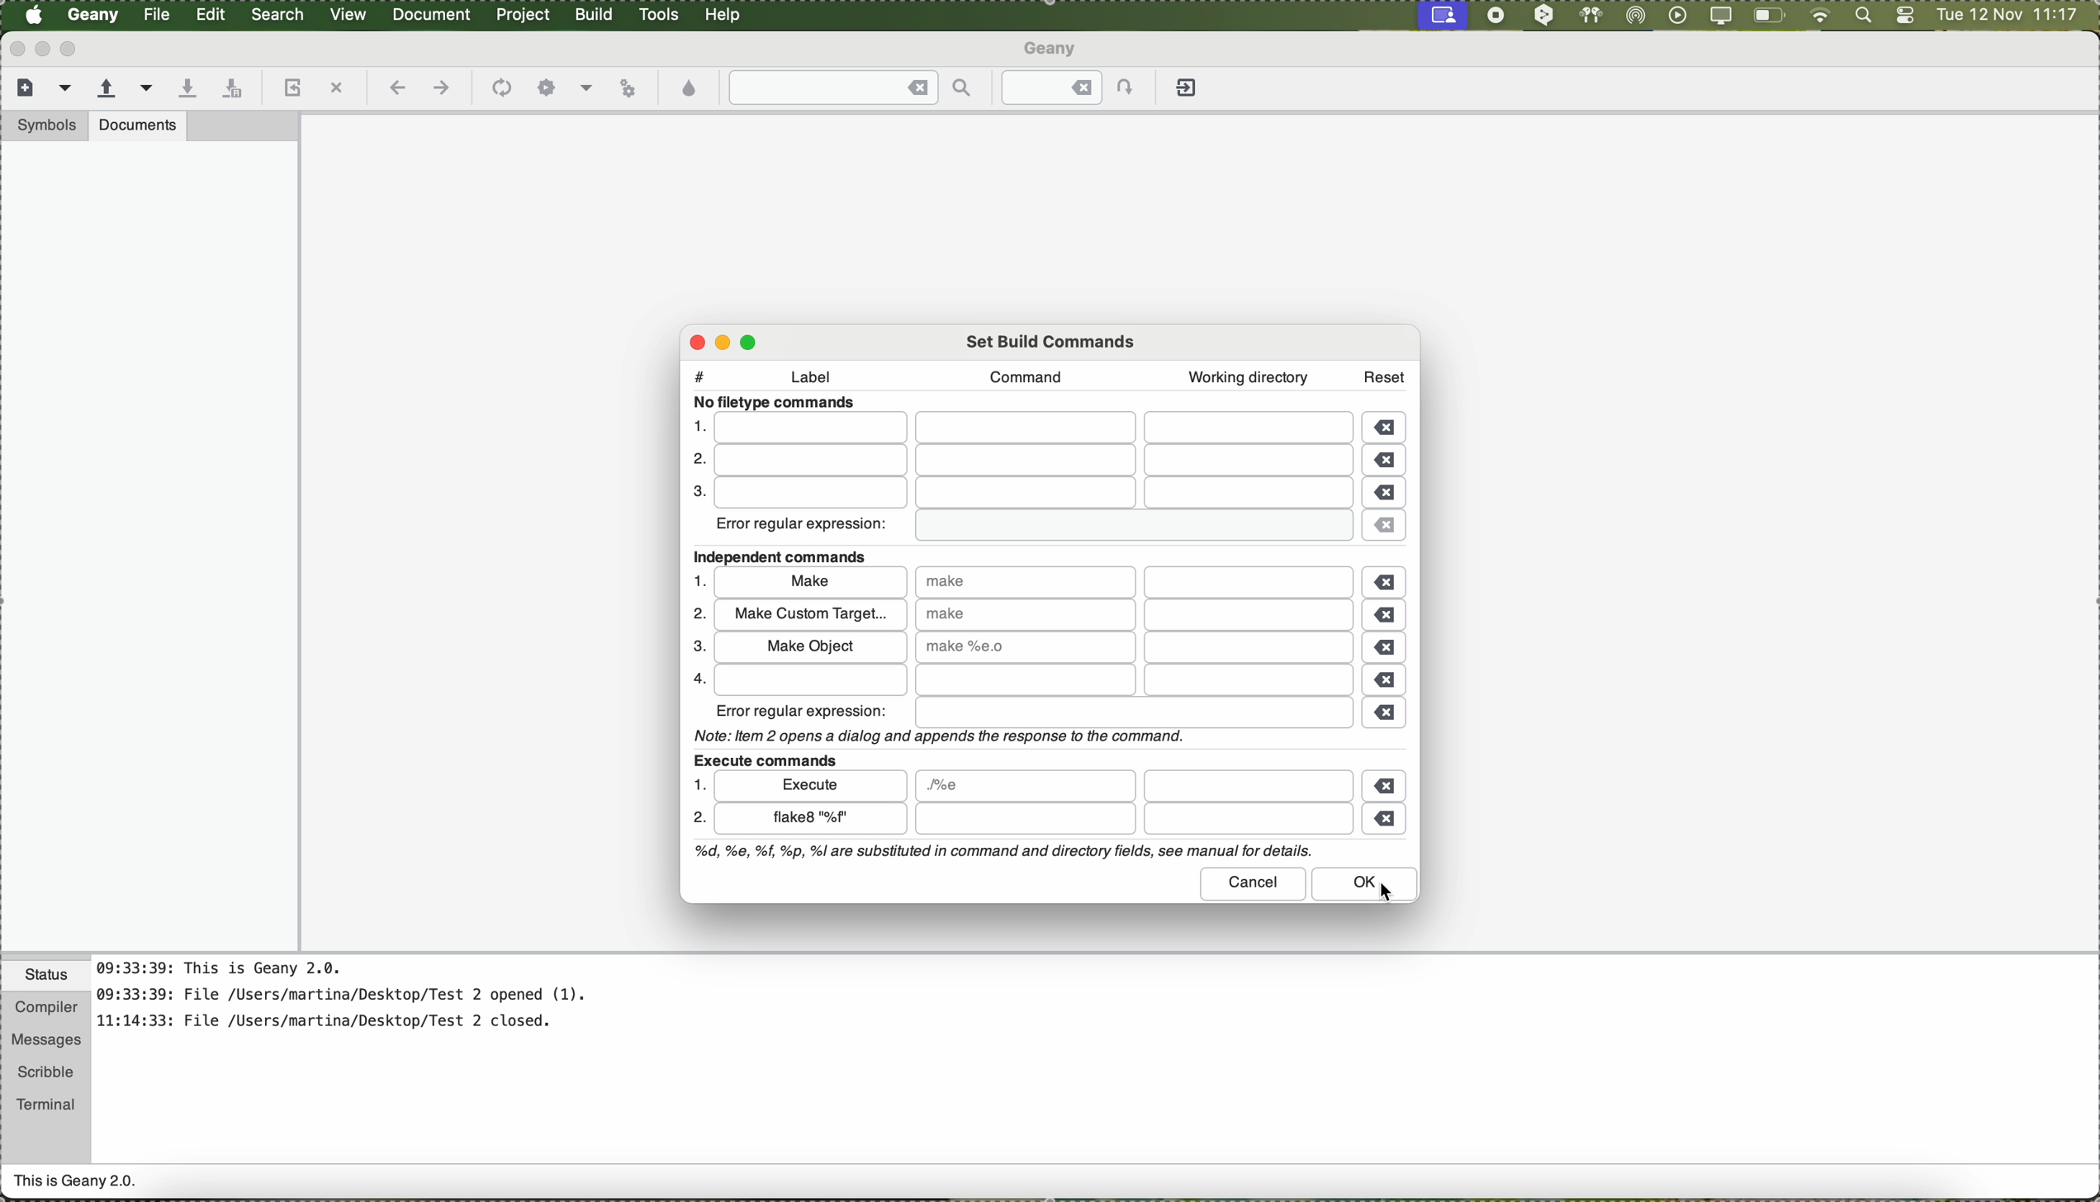  I want to click on close the current file, so click(336, 89).